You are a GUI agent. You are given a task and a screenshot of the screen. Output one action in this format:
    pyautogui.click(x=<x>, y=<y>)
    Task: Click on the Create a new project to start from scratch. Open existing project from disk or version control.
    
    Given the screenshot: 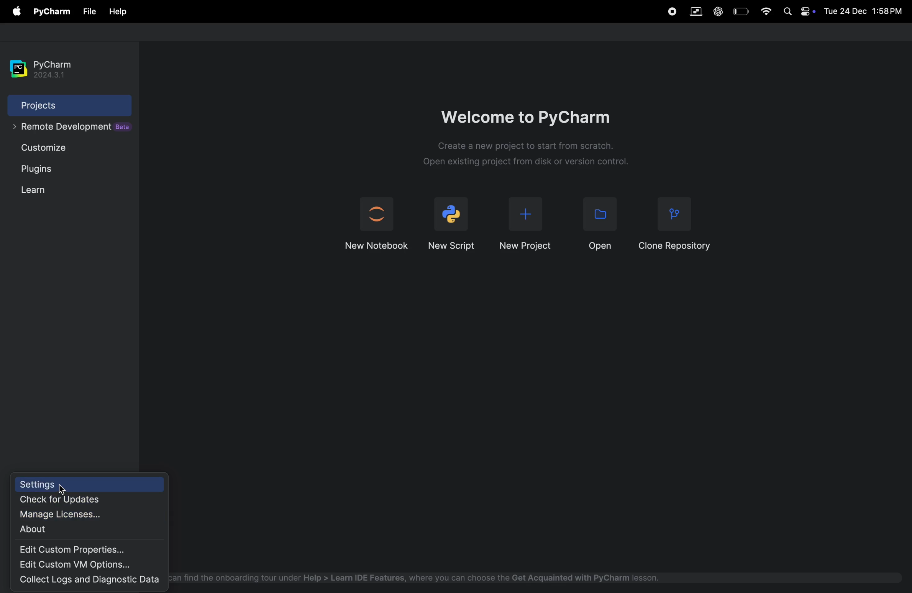 What is the action you would take?
    pyautogui.click(x=543, y=156)
    